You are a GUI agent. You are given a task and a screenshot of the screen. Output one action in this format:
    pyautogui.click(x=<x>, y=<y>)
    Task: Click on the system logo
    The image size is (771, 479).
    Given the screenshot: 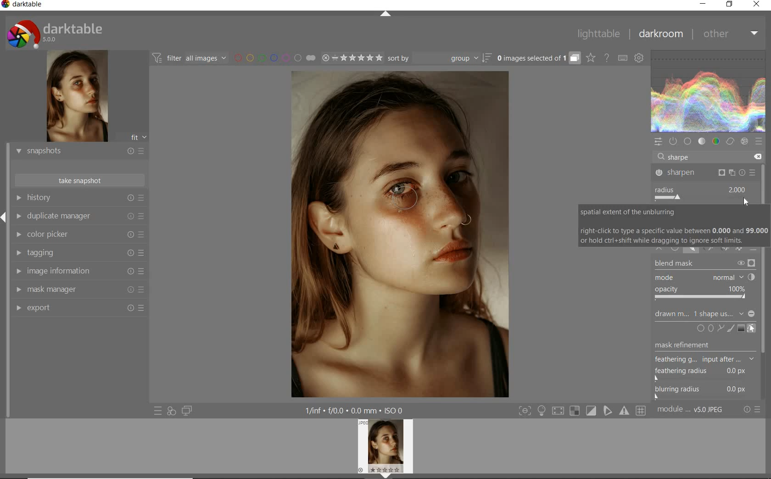 What is the action you would take?
    pyautogui.click(x=56, y=33)
    